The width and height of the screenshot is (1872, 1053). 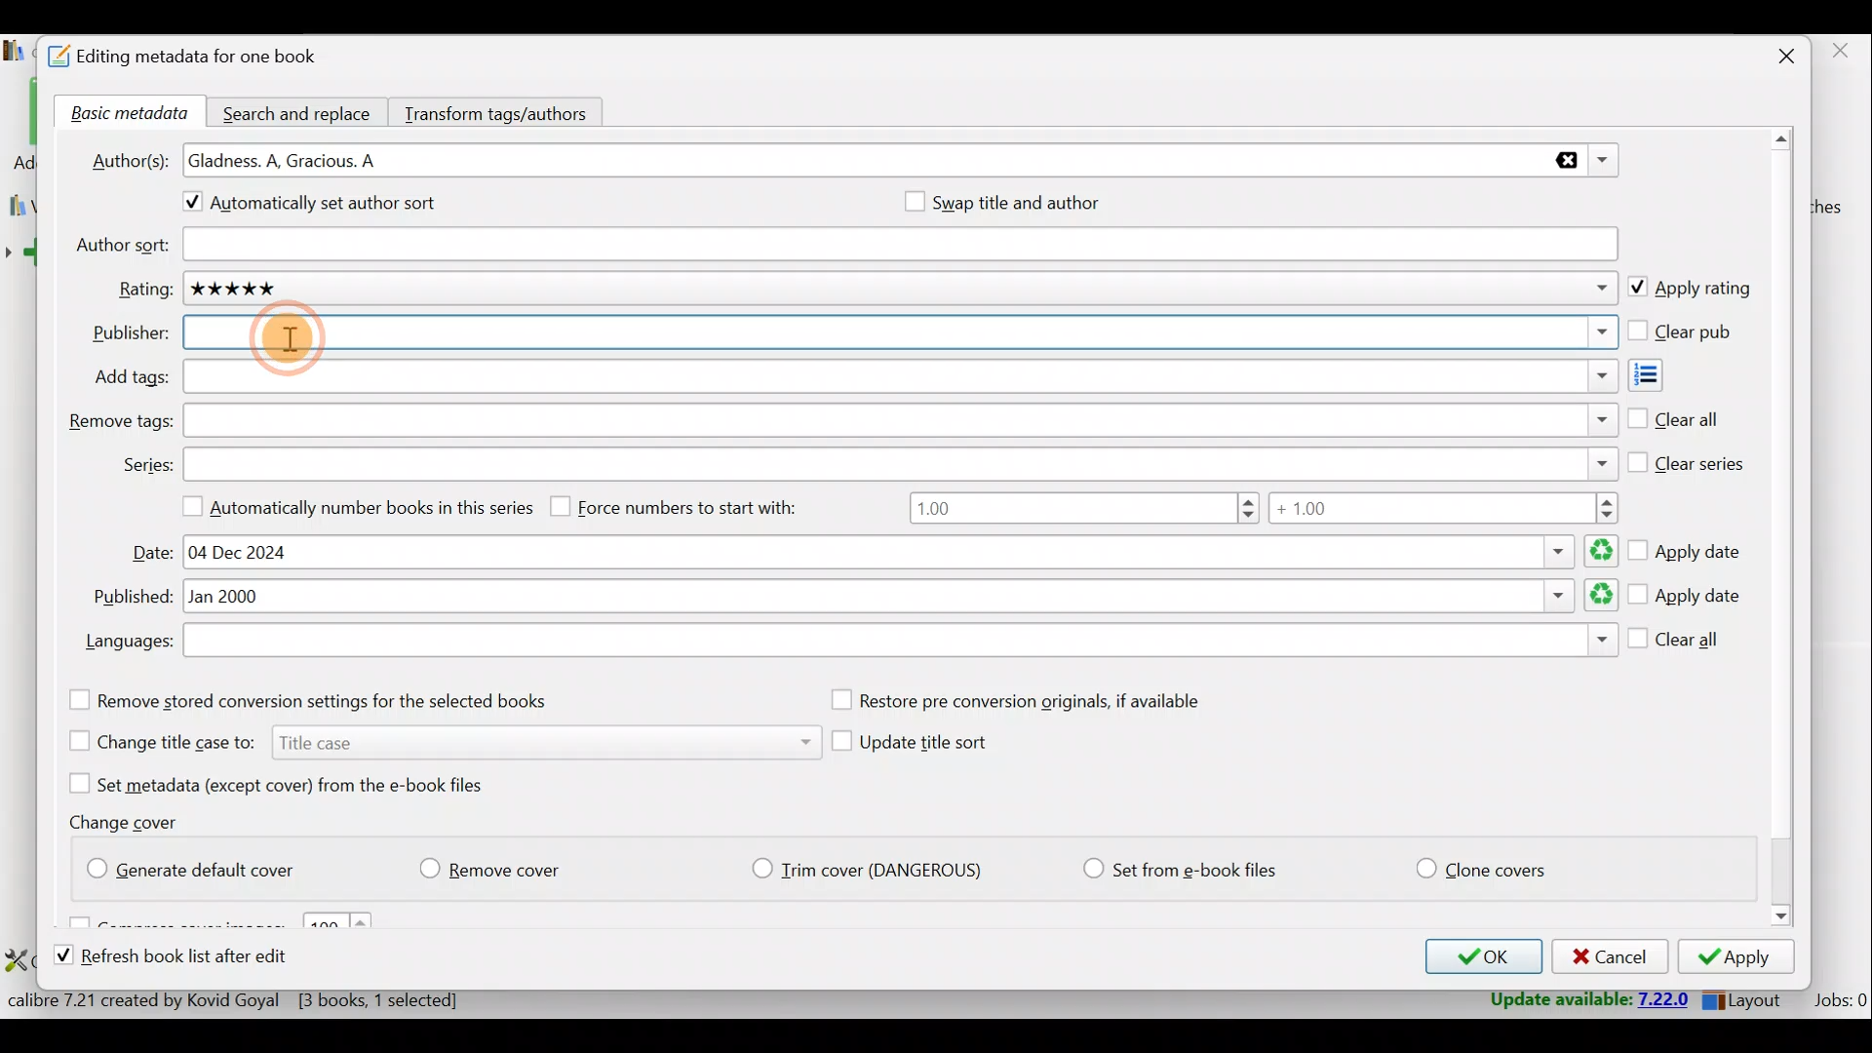 What do you see at coordinates (899, 334) in the screenshot?
I see `Publisher` at bounding box center [899, 334].